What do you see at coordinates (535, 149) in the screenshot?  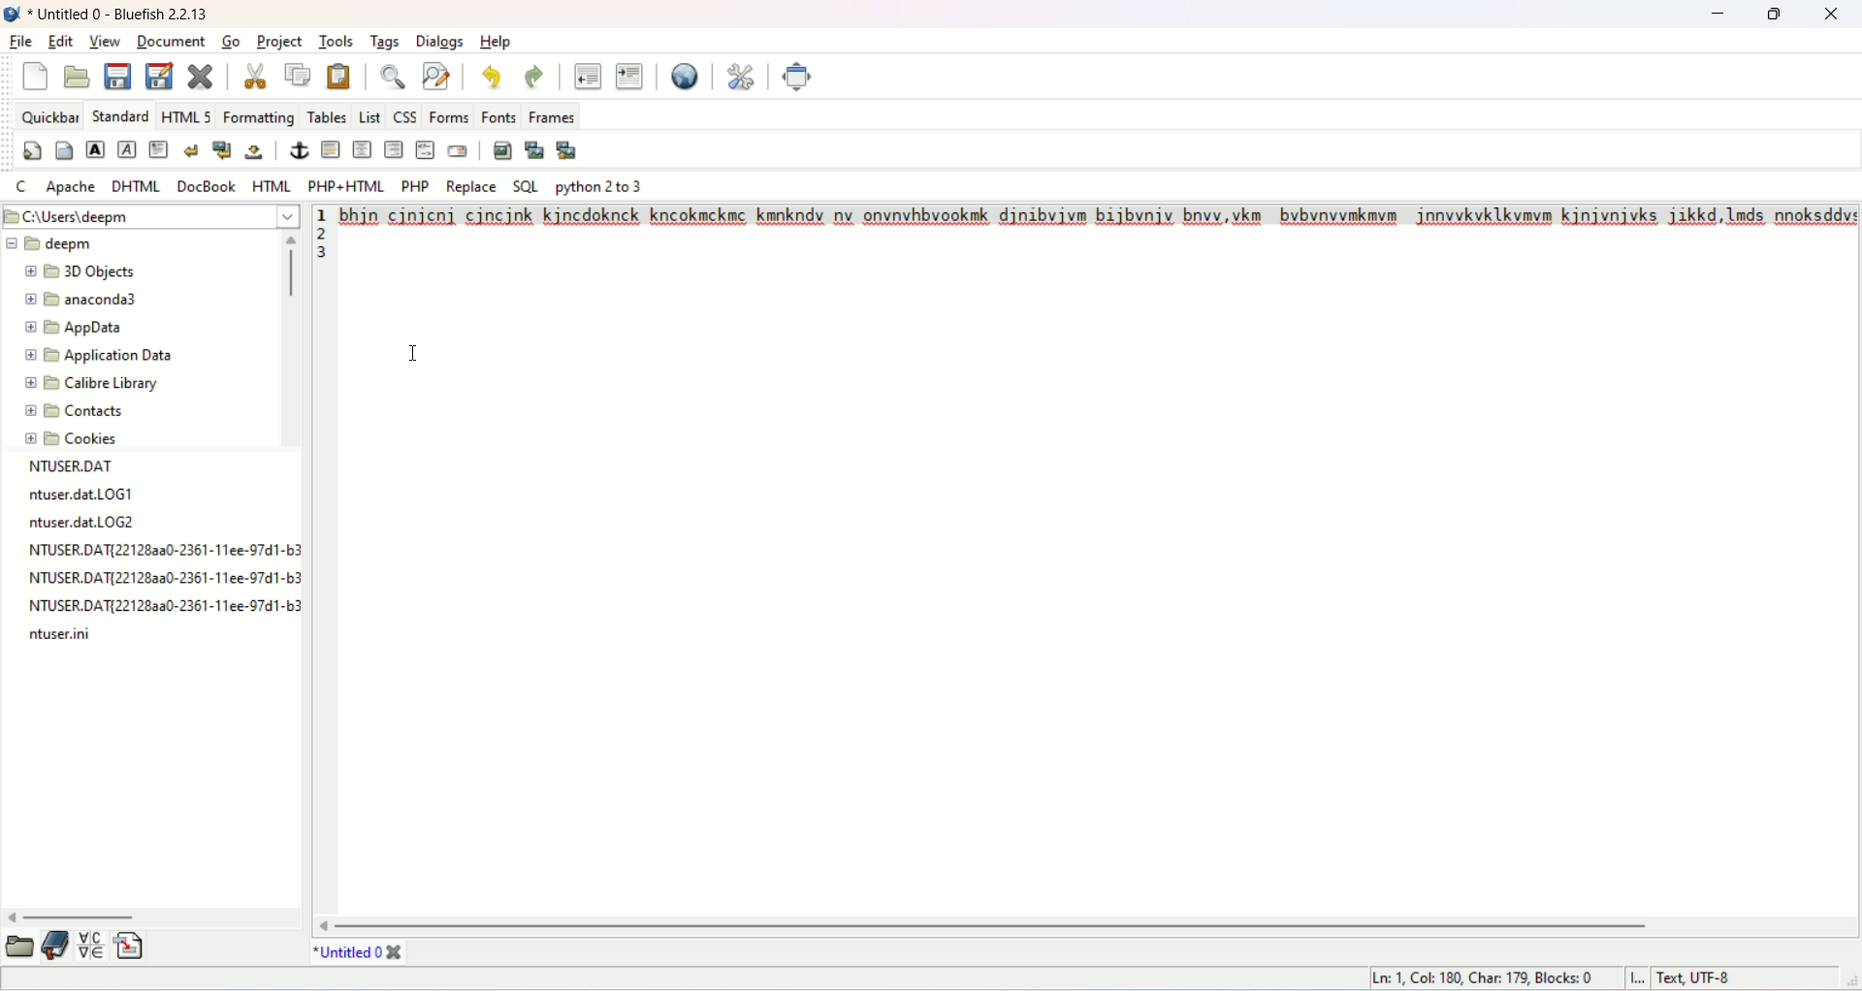 I see `insert thumbnail` at bounding box center [535, 149].